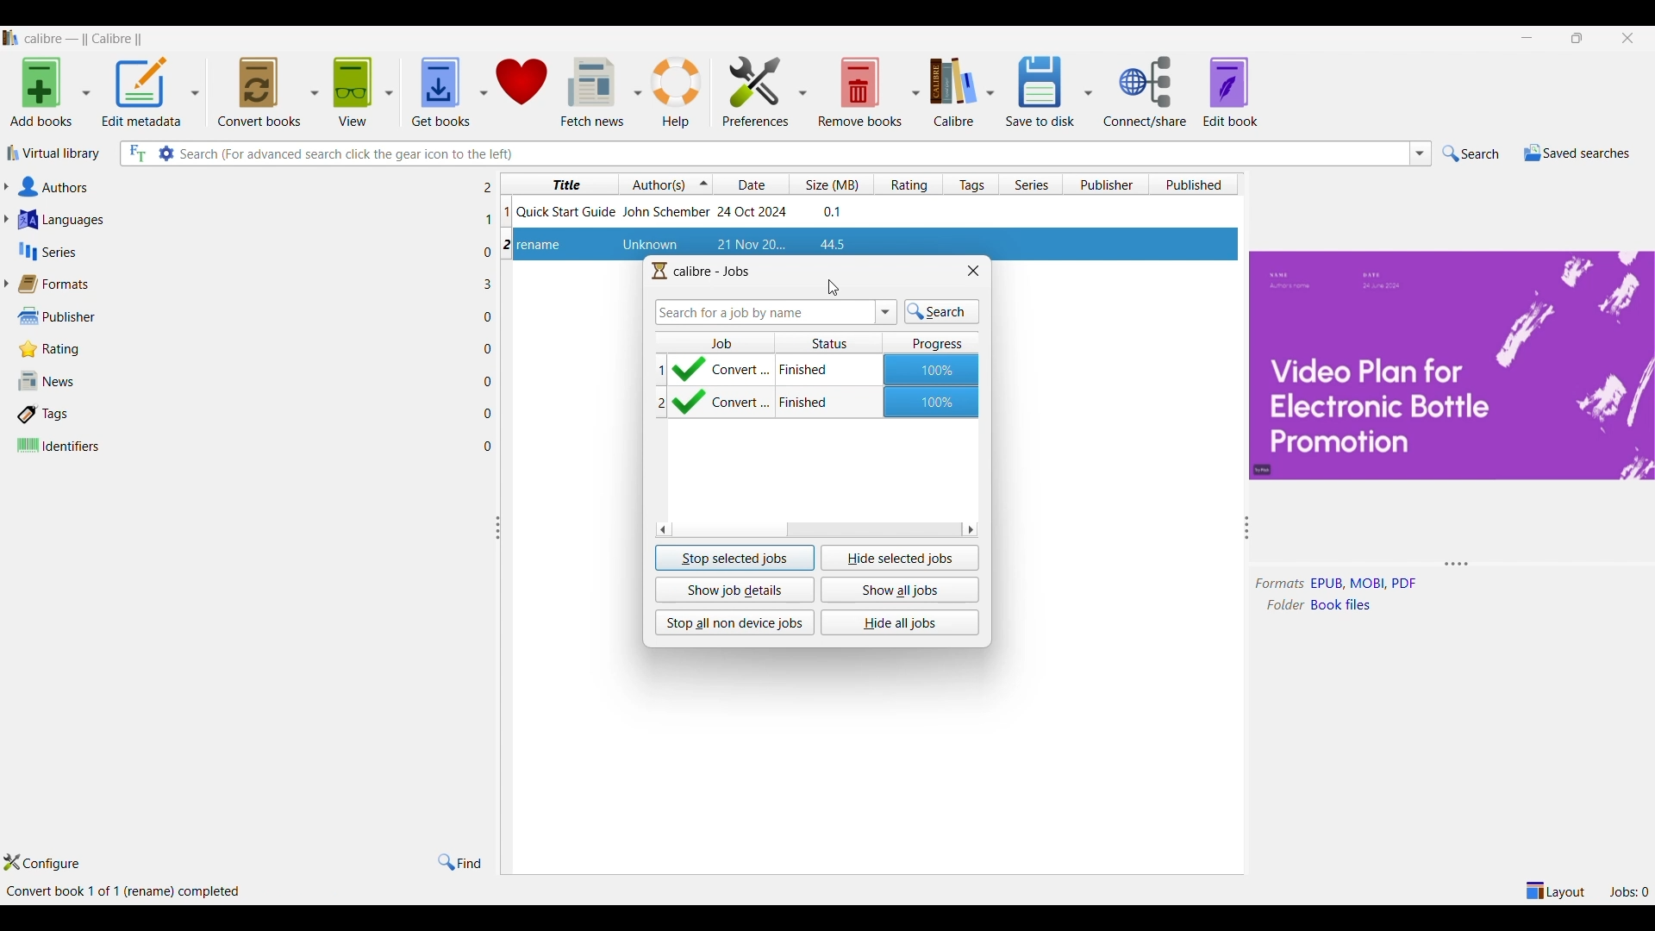 Image resolution: width=1655 pixels, height=931 pixels. I want to click on Search, so click(943, 312).